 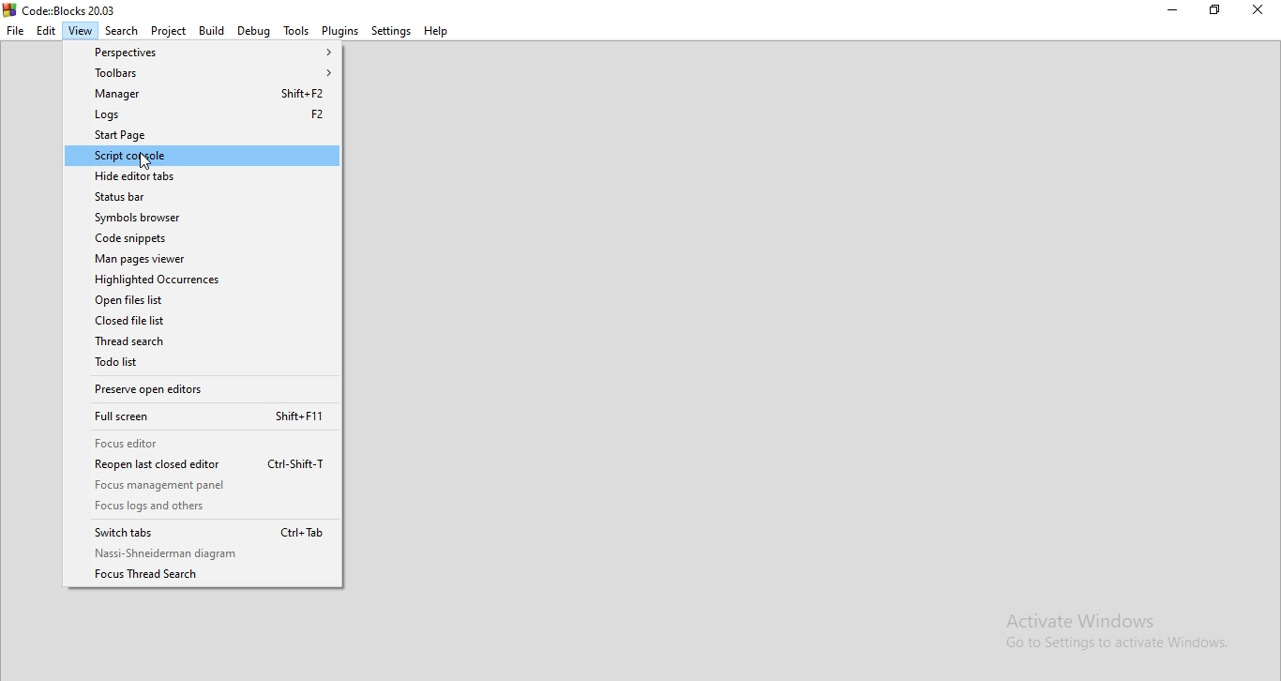 What do you see at coordinates (205, 343) in the screenshot?
I see `Thread search` at bounding box center [205, 343].